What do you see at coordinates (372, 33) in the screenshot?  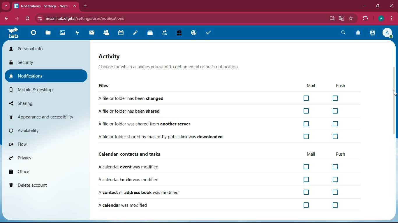 I see `contacts` at bounding box center [372, 33].